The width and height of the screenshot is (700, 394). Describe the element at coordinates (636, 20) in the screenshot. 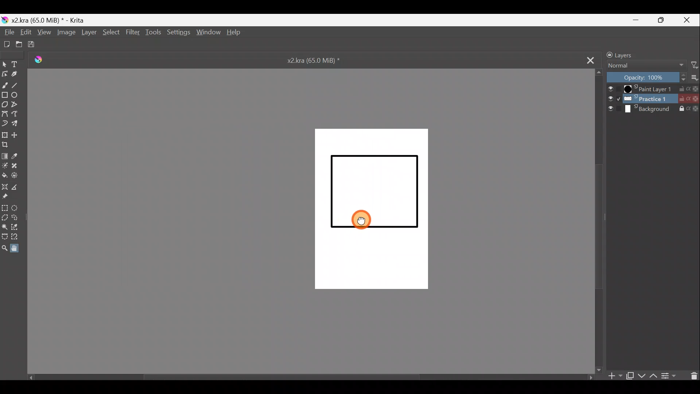

I see `Minimize` at that location.